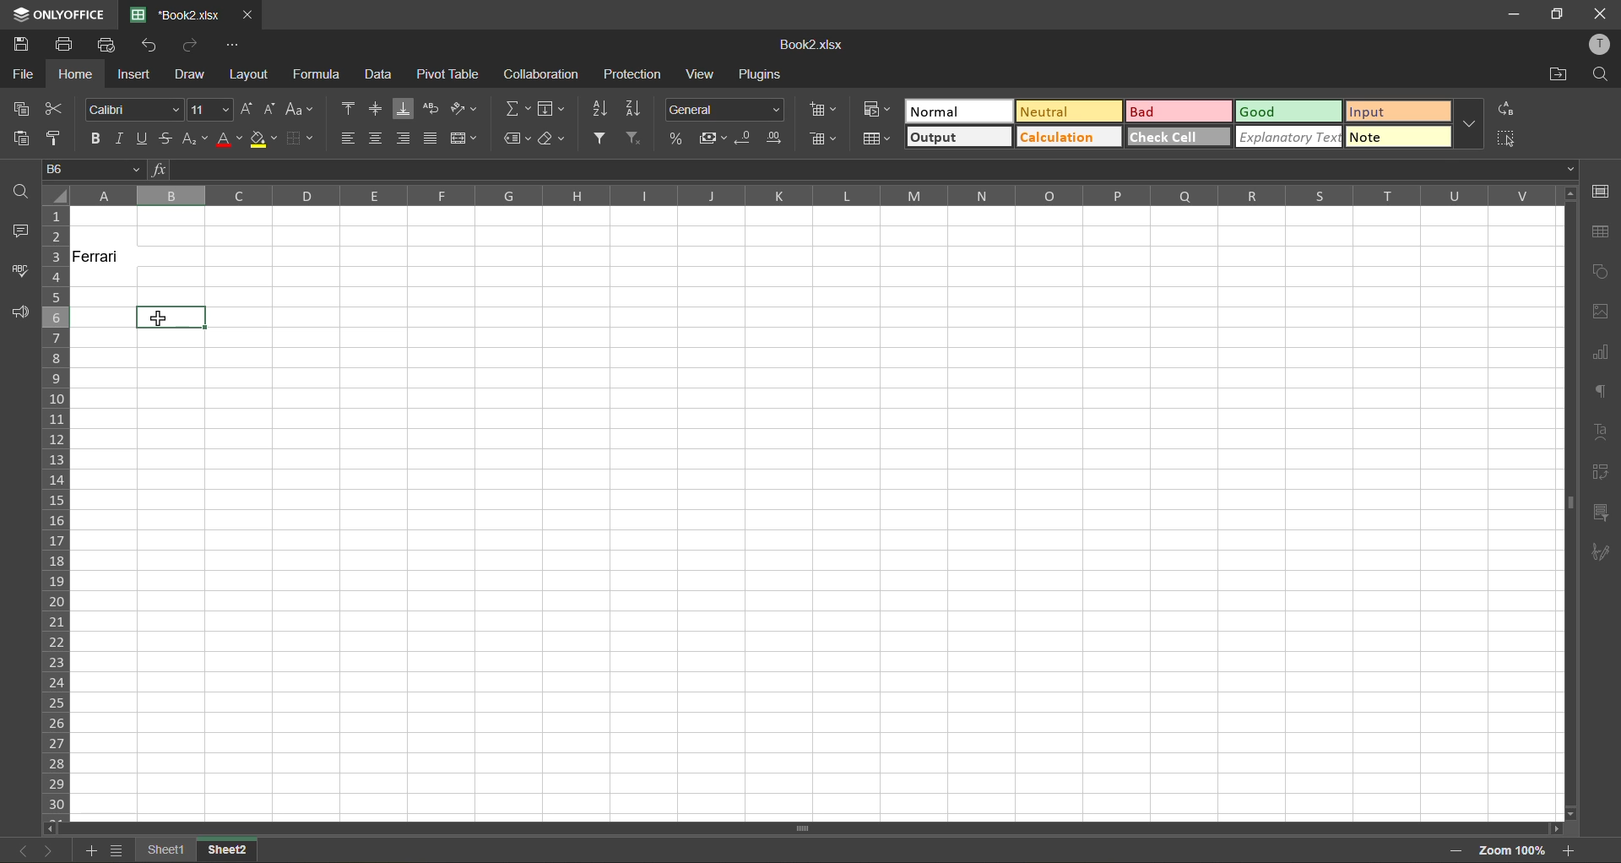 The width and height of the screenshot is (1621, 863). Describe the element at coordinates (54, 828) in the screenshot. I see `scroll left` at that location.